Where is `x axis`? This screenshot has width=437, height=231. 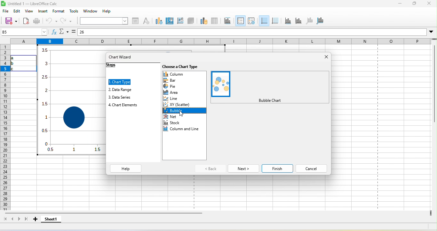 x axis is located at coordinates (287, 21).